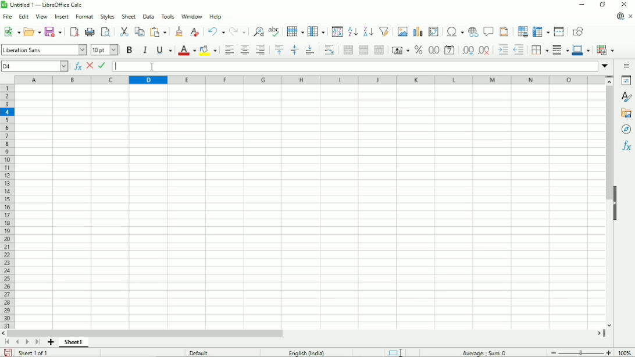 The height and width of the screenshot is (357, 635). Describe the element at coordinates (484, 50) in the screenshot. I see `Delete decimal place` at that location.